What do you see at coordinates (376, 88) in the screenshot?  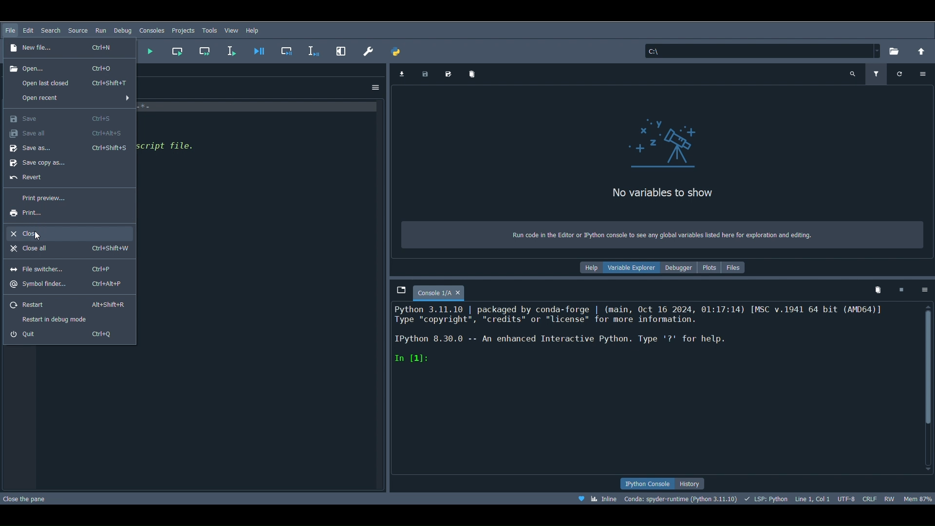 I see `Options` at bounding box center [376, 88].